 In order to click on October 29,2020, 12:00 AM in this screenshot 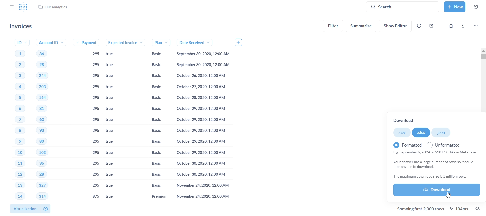, I will do `click(203, 109)`.